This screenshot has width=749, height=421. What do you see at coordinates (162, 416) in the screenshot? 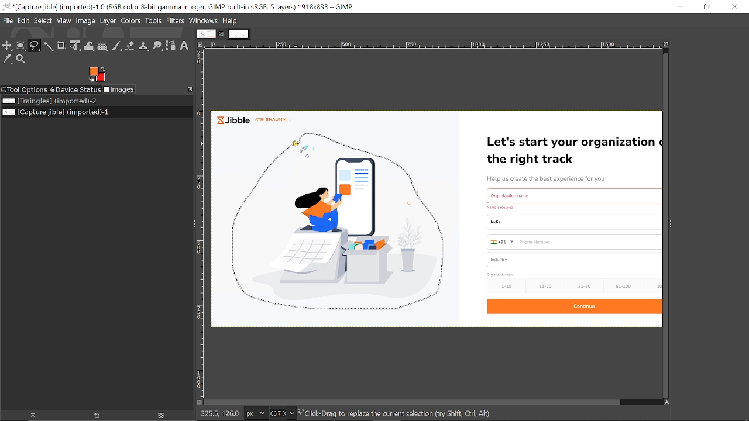
I see `Delete this image` at bounding box center [162, 416].